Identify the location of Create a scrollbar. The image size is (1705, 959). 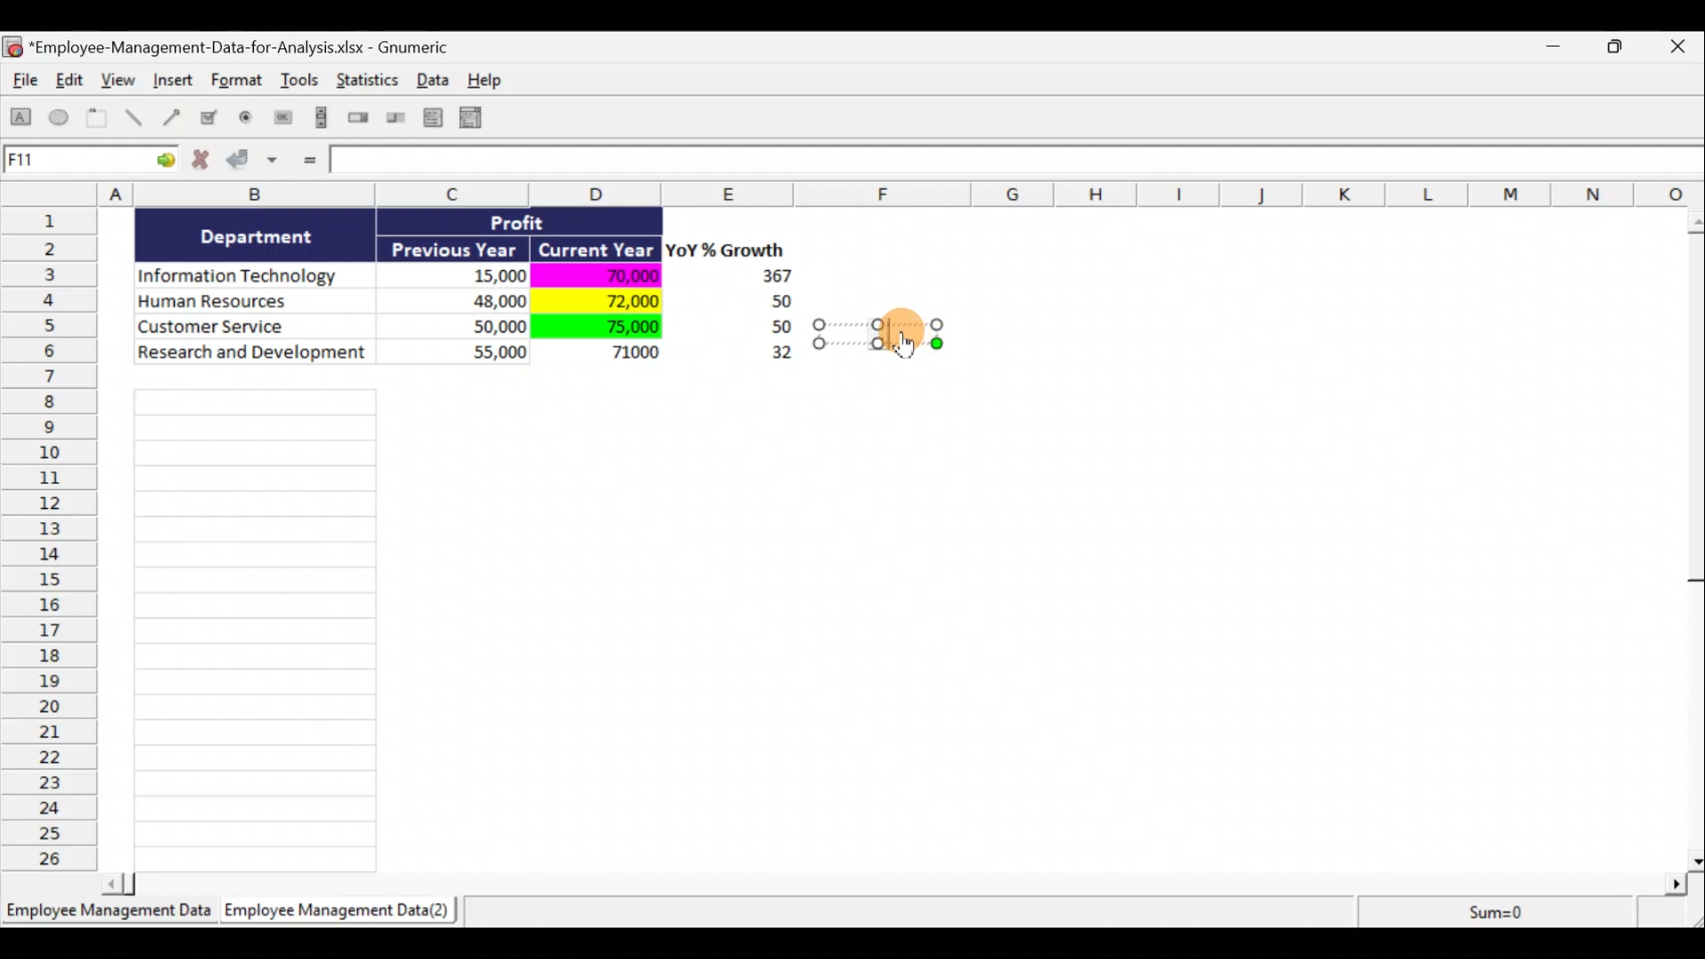
(319, 121).